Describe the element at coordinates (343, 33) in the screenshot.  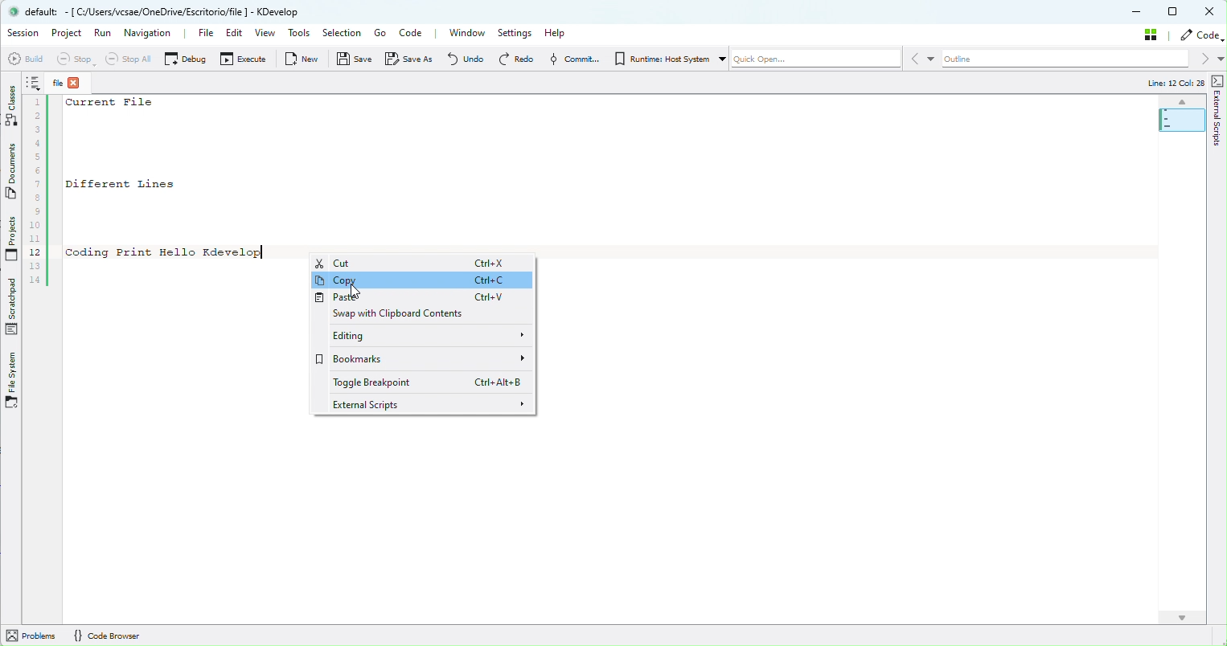
I see `Selection` at that location.